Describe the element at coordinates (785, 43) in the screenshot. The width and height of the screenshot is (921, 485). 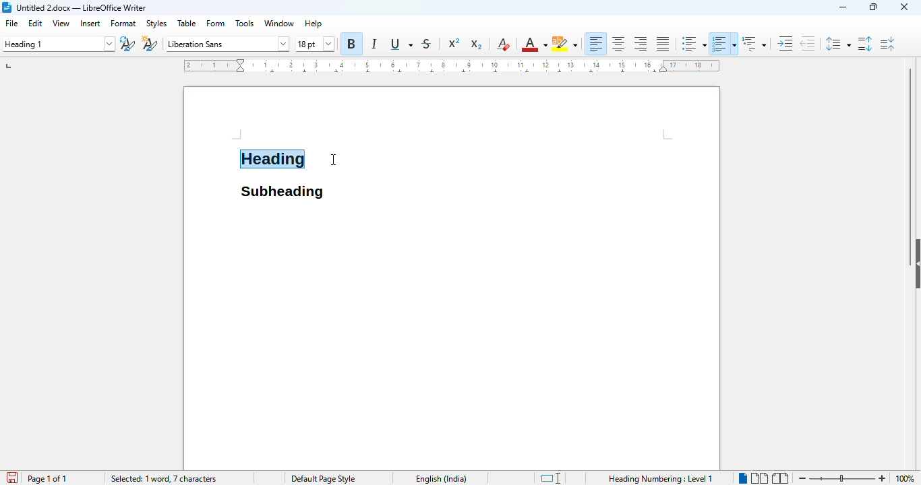
I see `increase indent` at that location.